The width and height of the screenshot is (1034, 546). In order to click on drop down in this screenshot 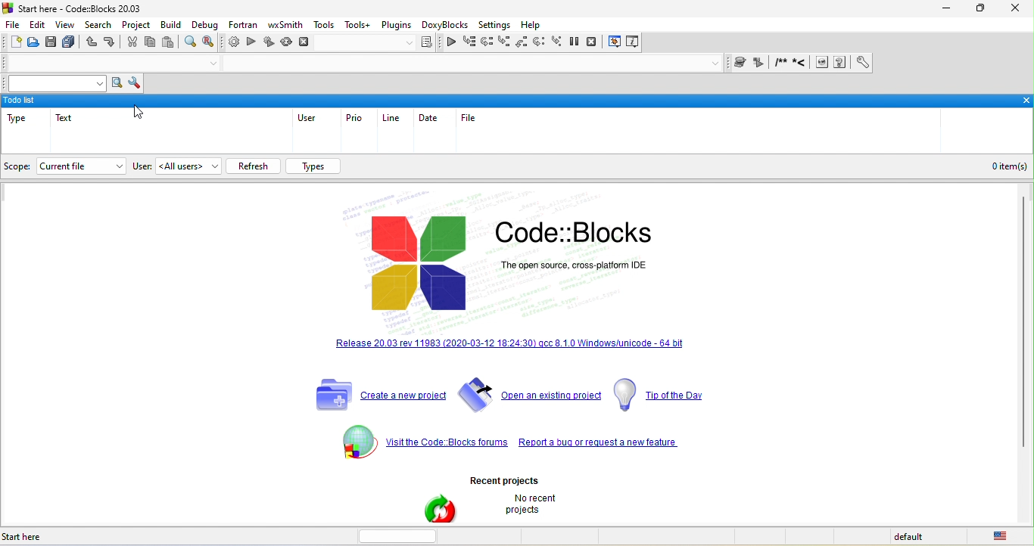, I will do `click(213, 64)`.